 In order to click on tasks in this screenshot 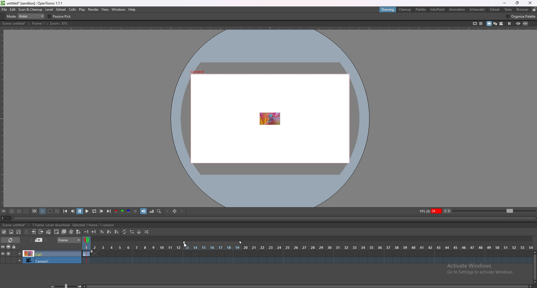, I will do `click(508, 9)`.